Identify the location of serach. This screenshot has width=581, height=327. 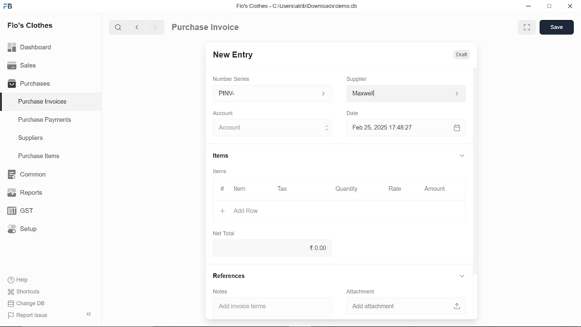
(117, 28).